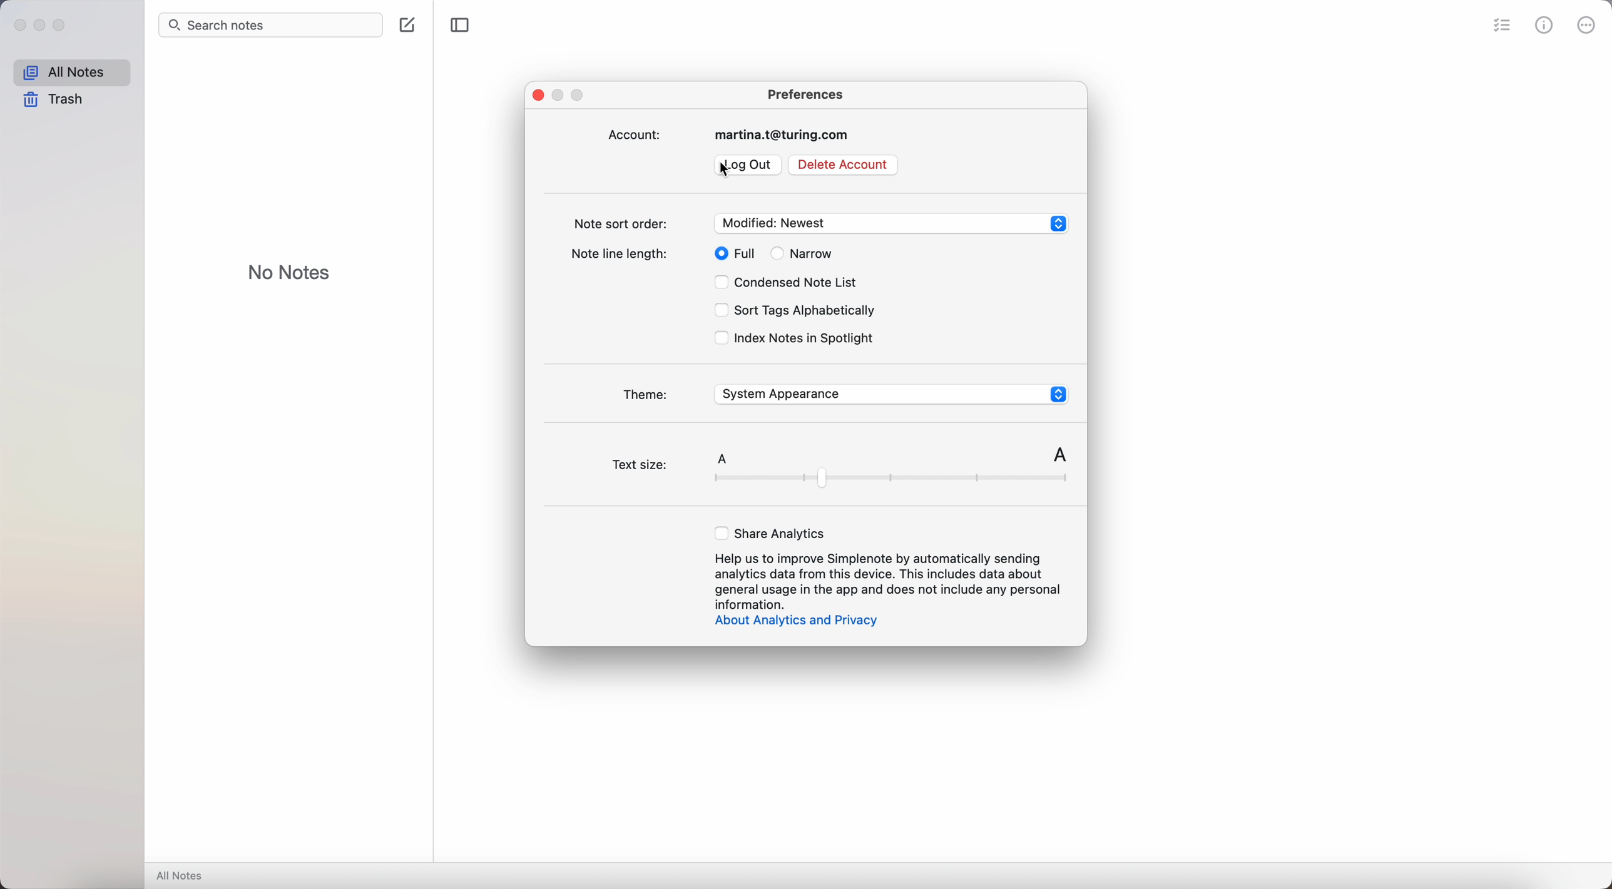  What do you see at coordinates (268, 25) in the screenshot?
I see `search bar` at bounding box center [268, 25].